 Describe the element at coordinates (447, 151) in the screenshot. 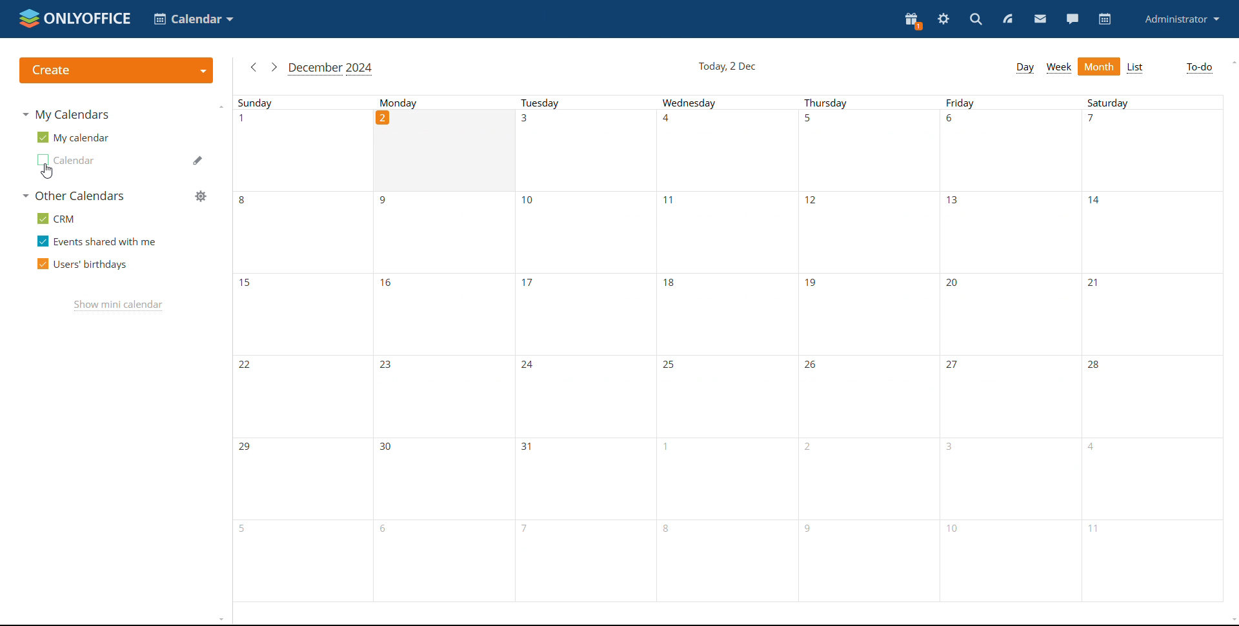

I see `2` at that location.